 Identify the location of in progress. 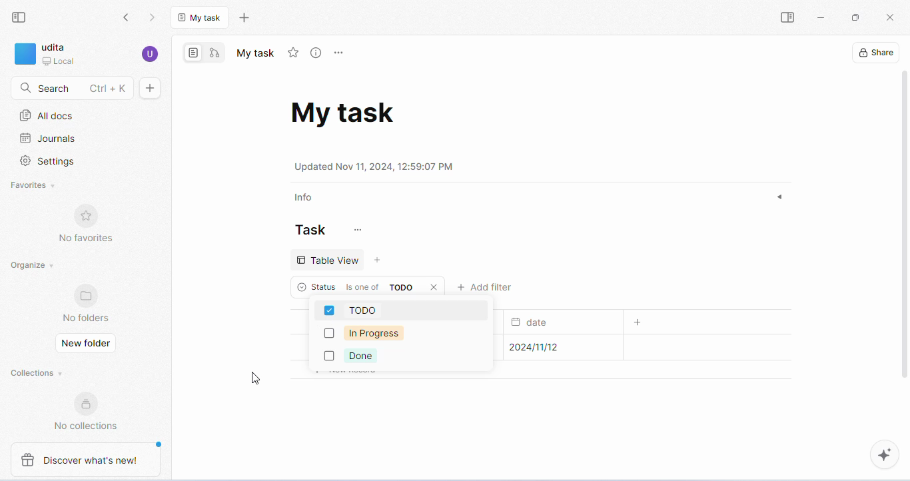
(374, 332).